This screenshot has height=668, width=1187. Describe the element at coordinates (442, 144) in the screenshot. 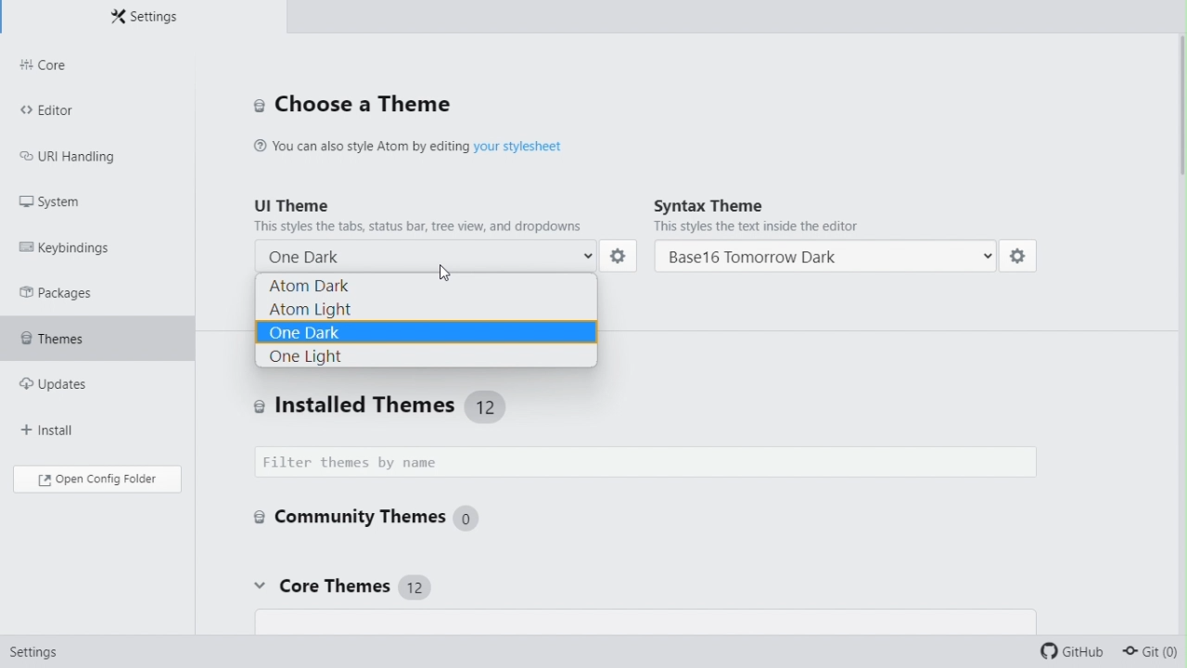

I see `you can also style atom by editing your stylesheet` at that location.